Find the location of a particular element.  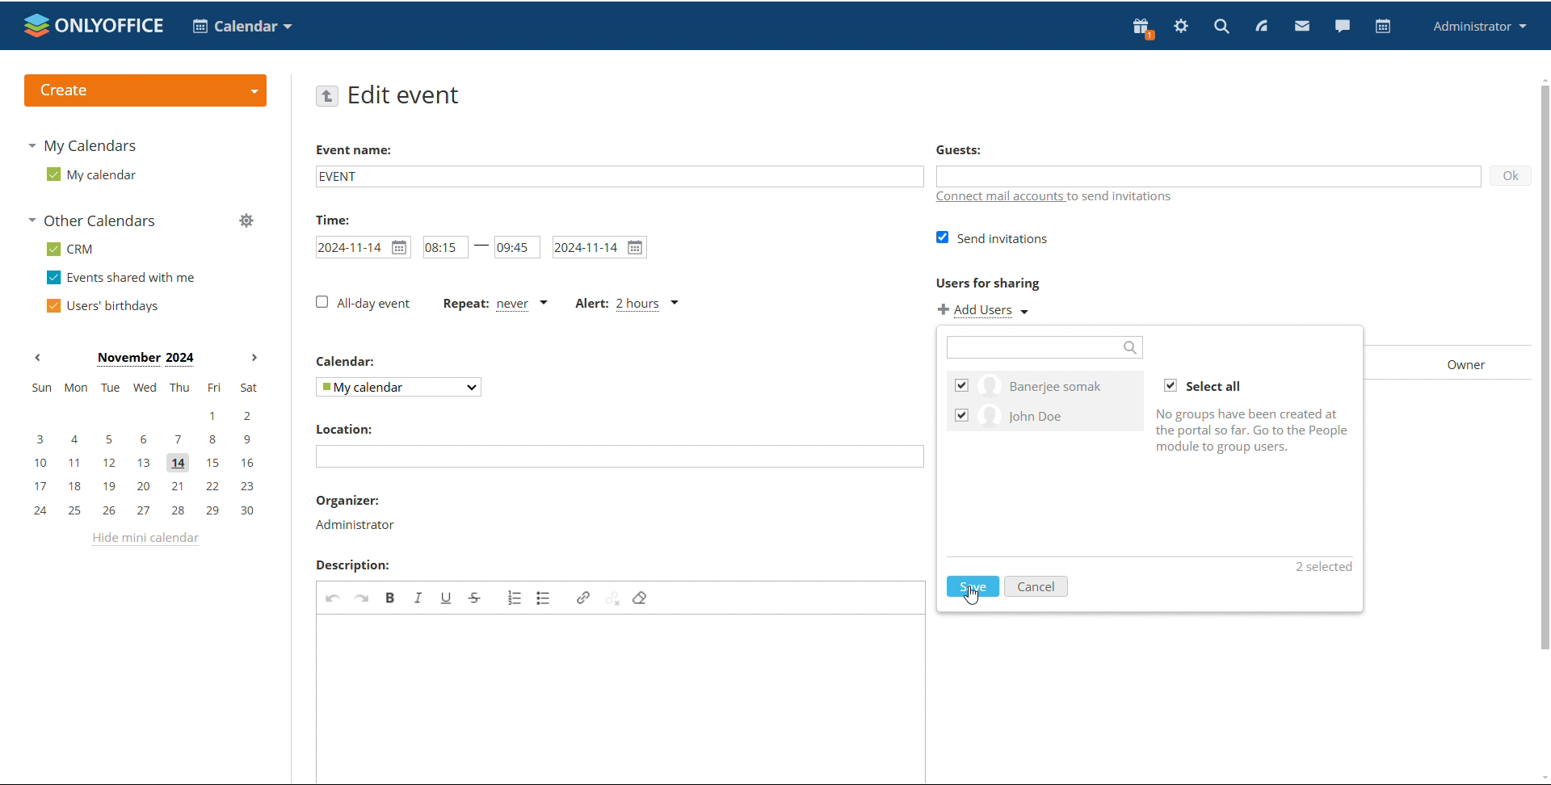

current month is located at coordinates (144, 359).